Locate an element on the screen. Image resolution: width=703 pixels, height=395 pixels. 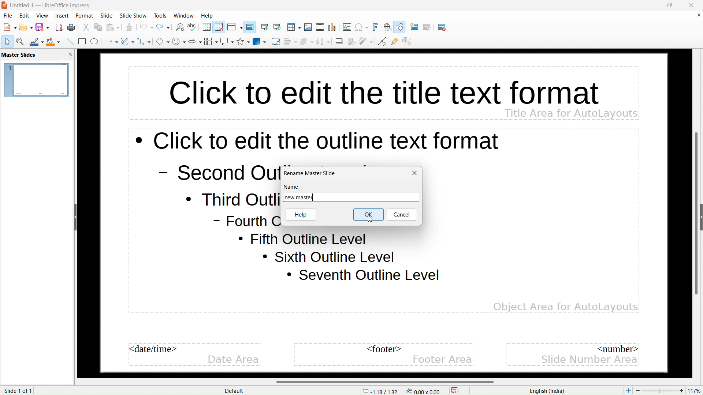
stars and banners is located at coordinates (243, 41).